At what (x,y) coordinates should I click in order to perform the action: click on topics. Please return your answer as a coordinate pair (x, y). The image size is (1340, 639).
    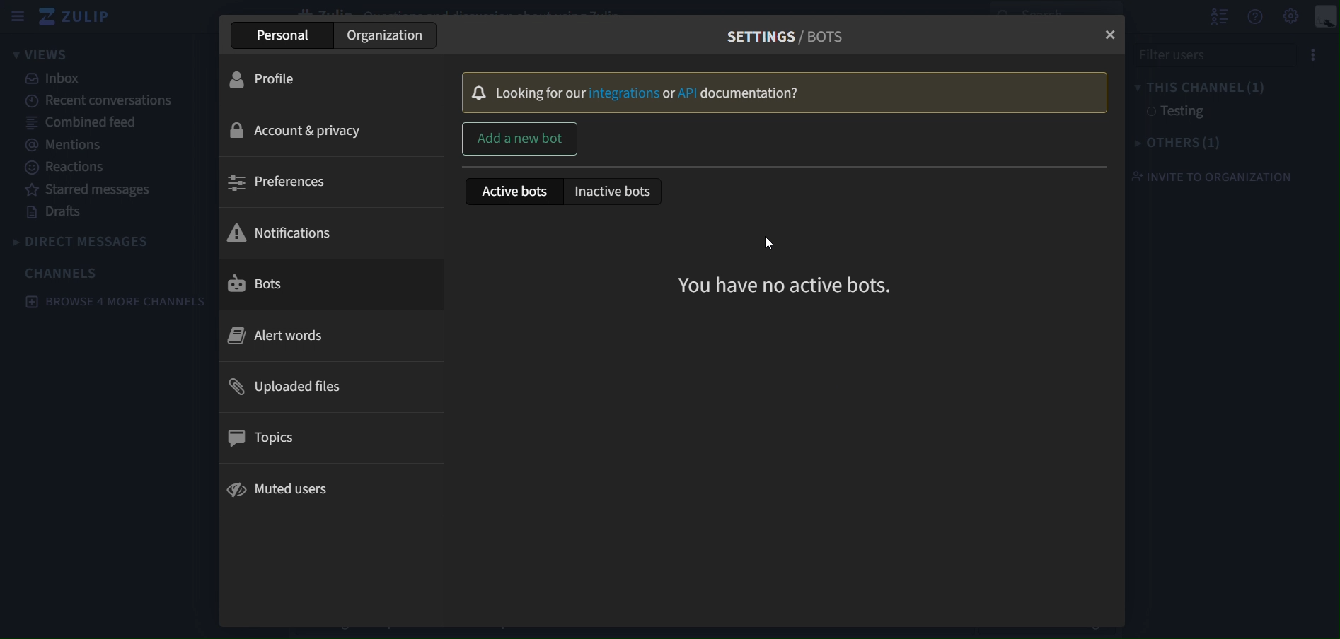
    Looking at the image, I should click on (274, 439).